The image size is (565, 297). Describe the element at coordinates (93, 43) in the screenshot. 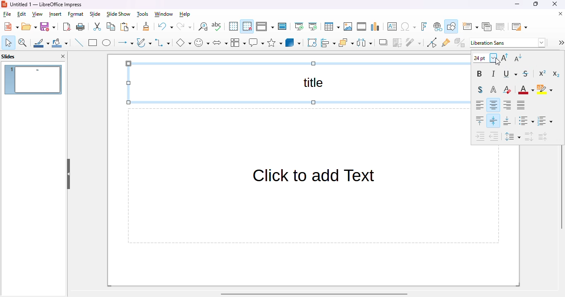

I see `rectangle` at that location.